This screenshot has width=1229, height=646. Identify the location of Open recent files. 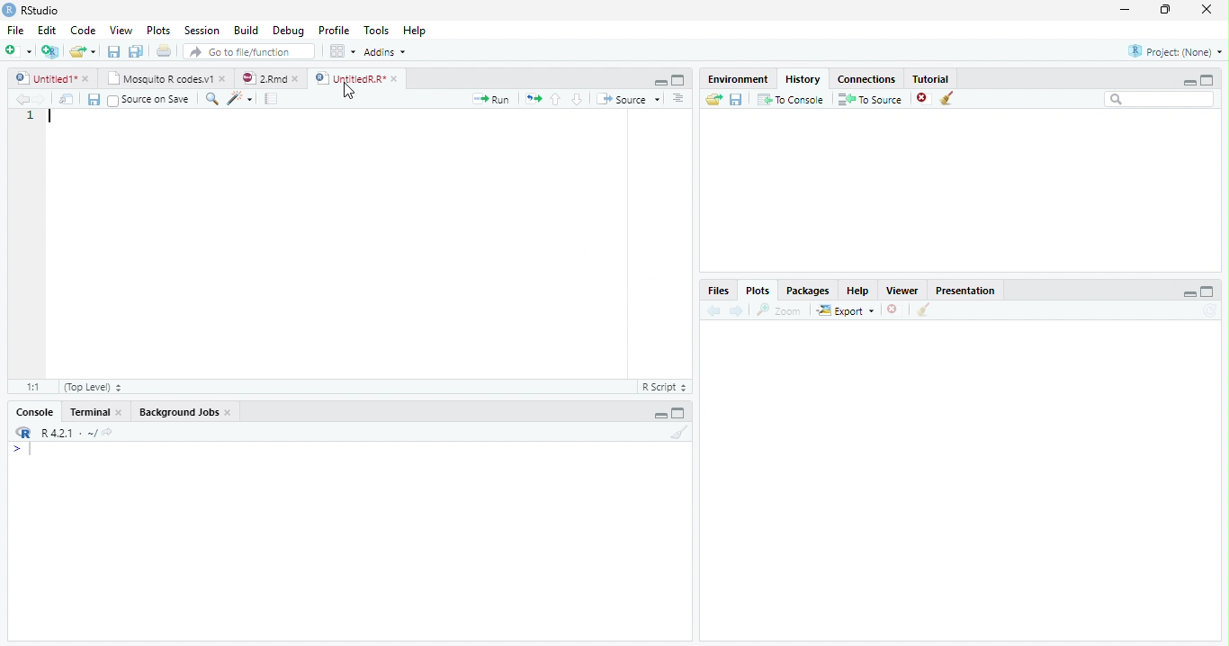
(94, 51).